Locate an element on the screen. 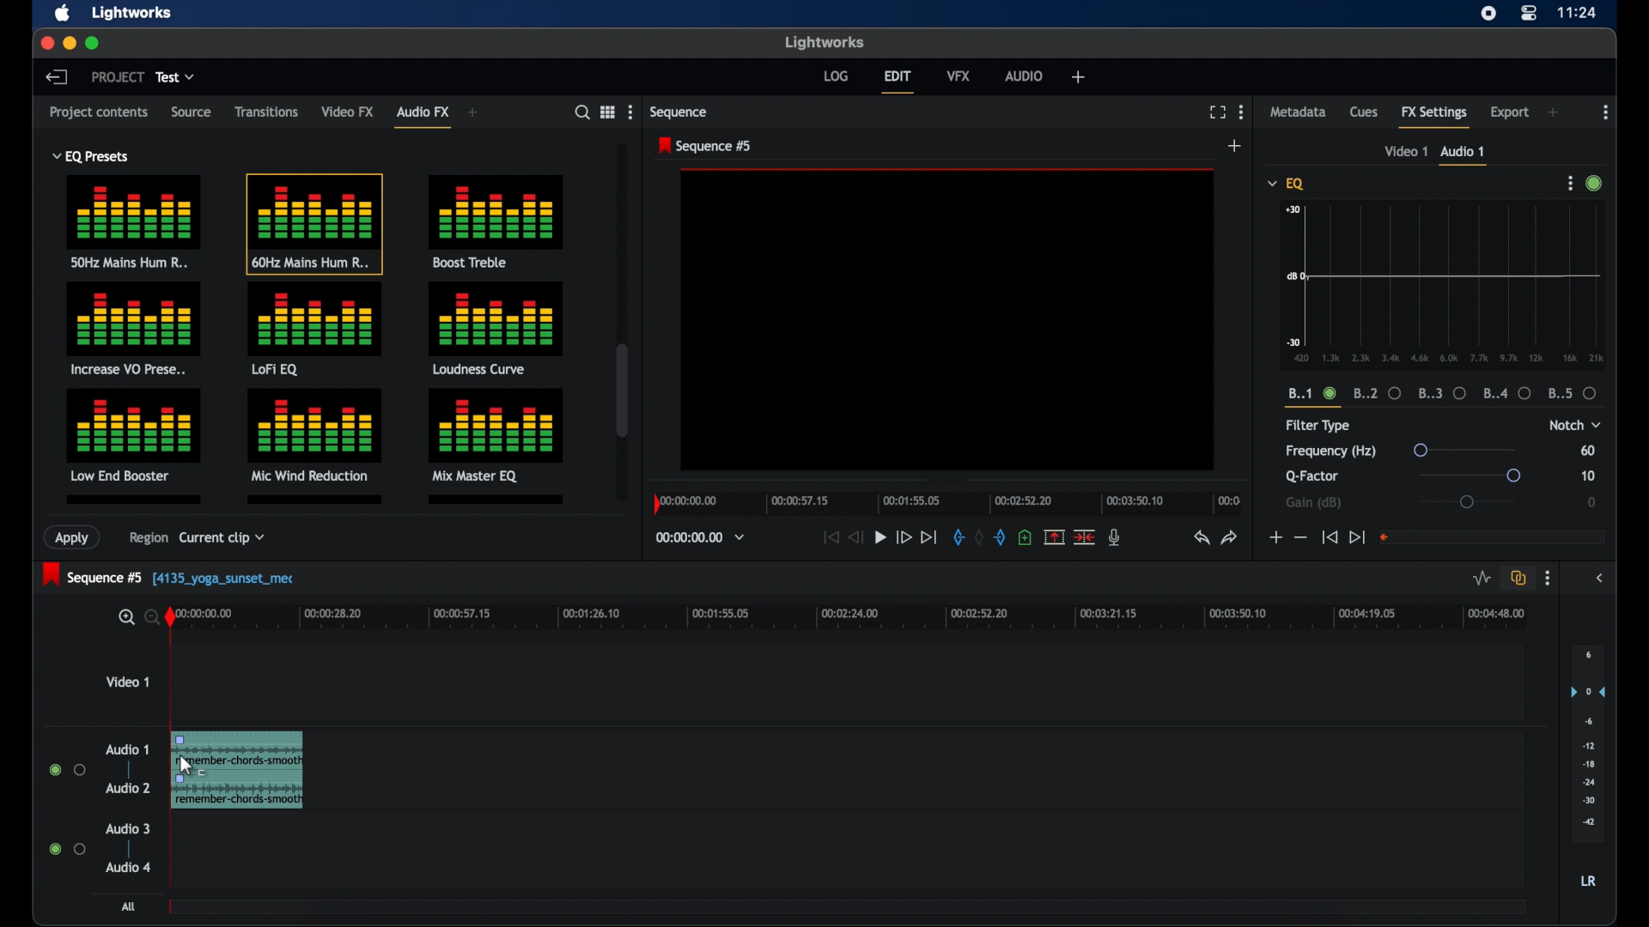 This screenshot has height=927, width=1649. source is located at coordinates (190, 111).